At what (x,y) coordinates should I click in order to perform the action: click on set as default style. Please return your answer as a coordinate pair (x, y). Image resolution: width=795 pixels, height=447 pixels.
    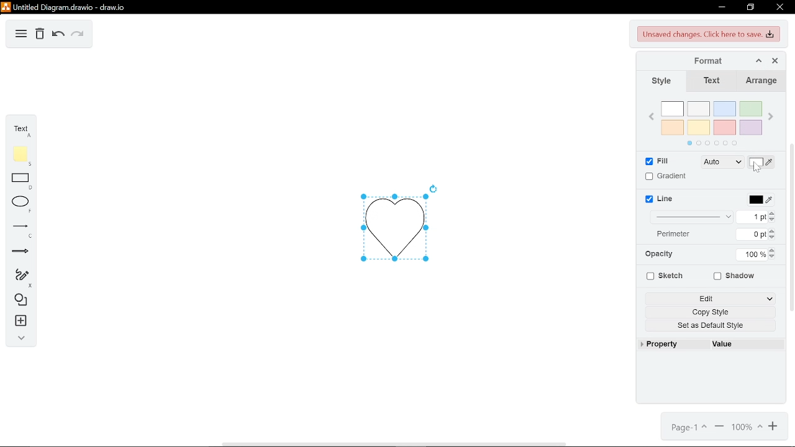
    Looking at the image, I should click on (714, 326).